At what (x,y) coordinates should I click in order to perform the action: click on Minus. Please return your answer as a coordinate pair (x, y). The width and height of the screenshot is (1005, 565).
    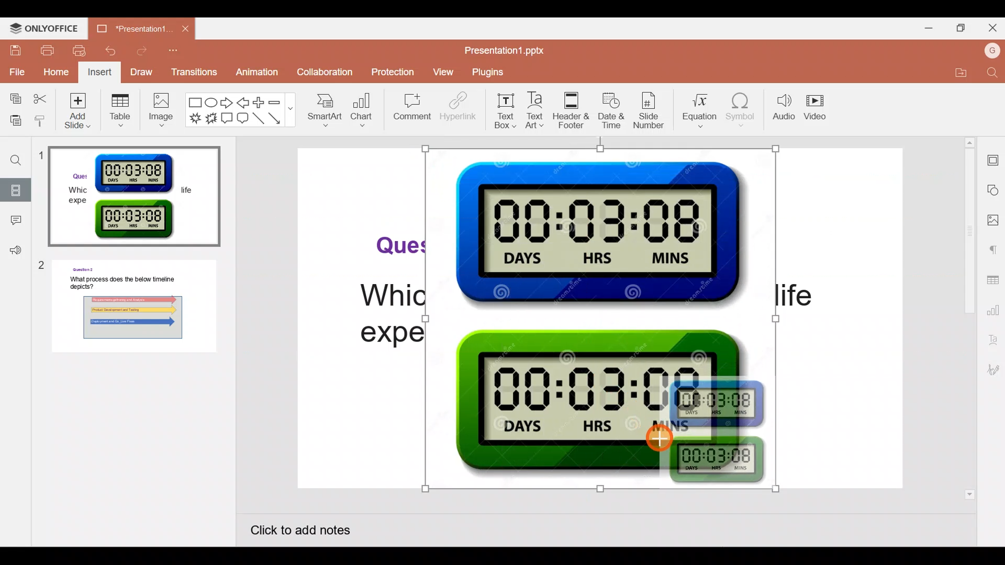
    Looking at the image, I should click on (280, 101).